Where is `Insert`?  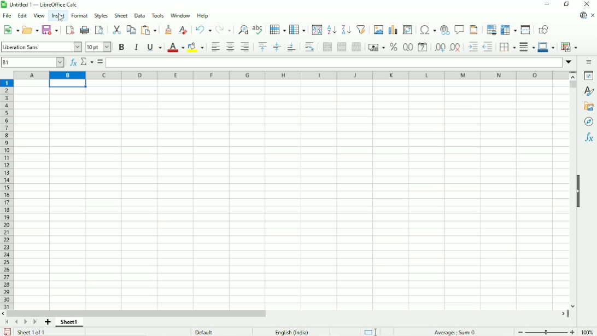
Insert is located at coordinates (57, 16).